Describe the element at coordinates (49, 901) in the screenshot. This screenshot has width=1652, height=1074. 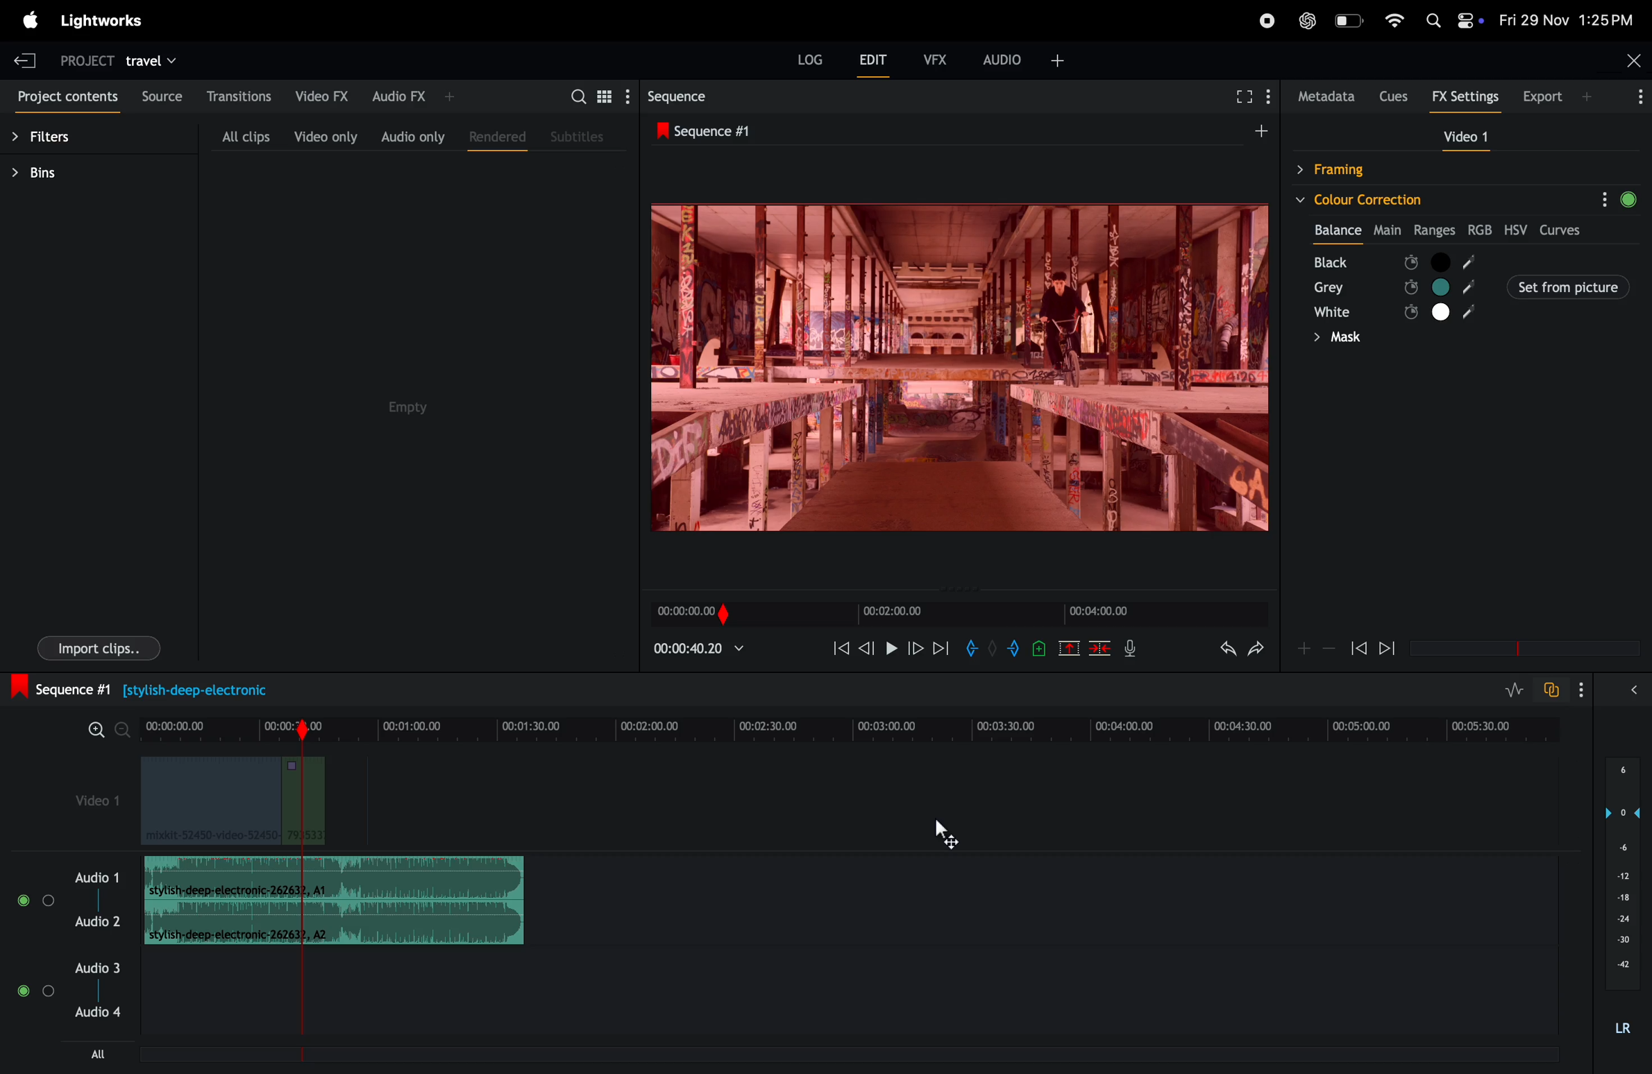
I see `toggle` at that location.